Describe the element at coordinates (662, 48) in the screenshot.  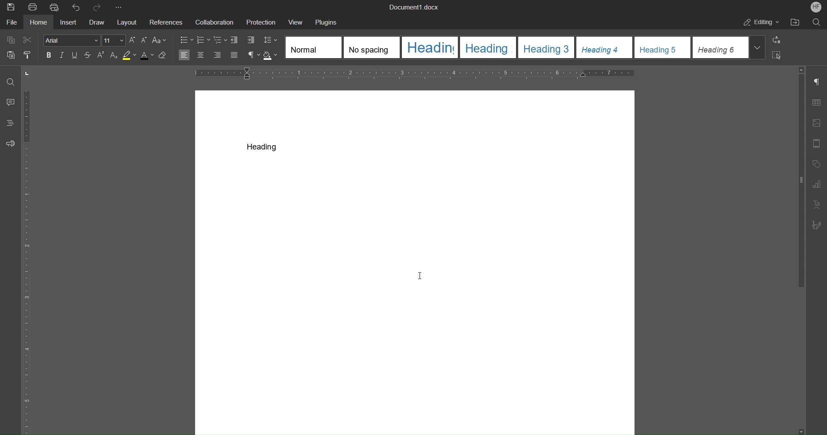
I see `Heading 5` at that location.